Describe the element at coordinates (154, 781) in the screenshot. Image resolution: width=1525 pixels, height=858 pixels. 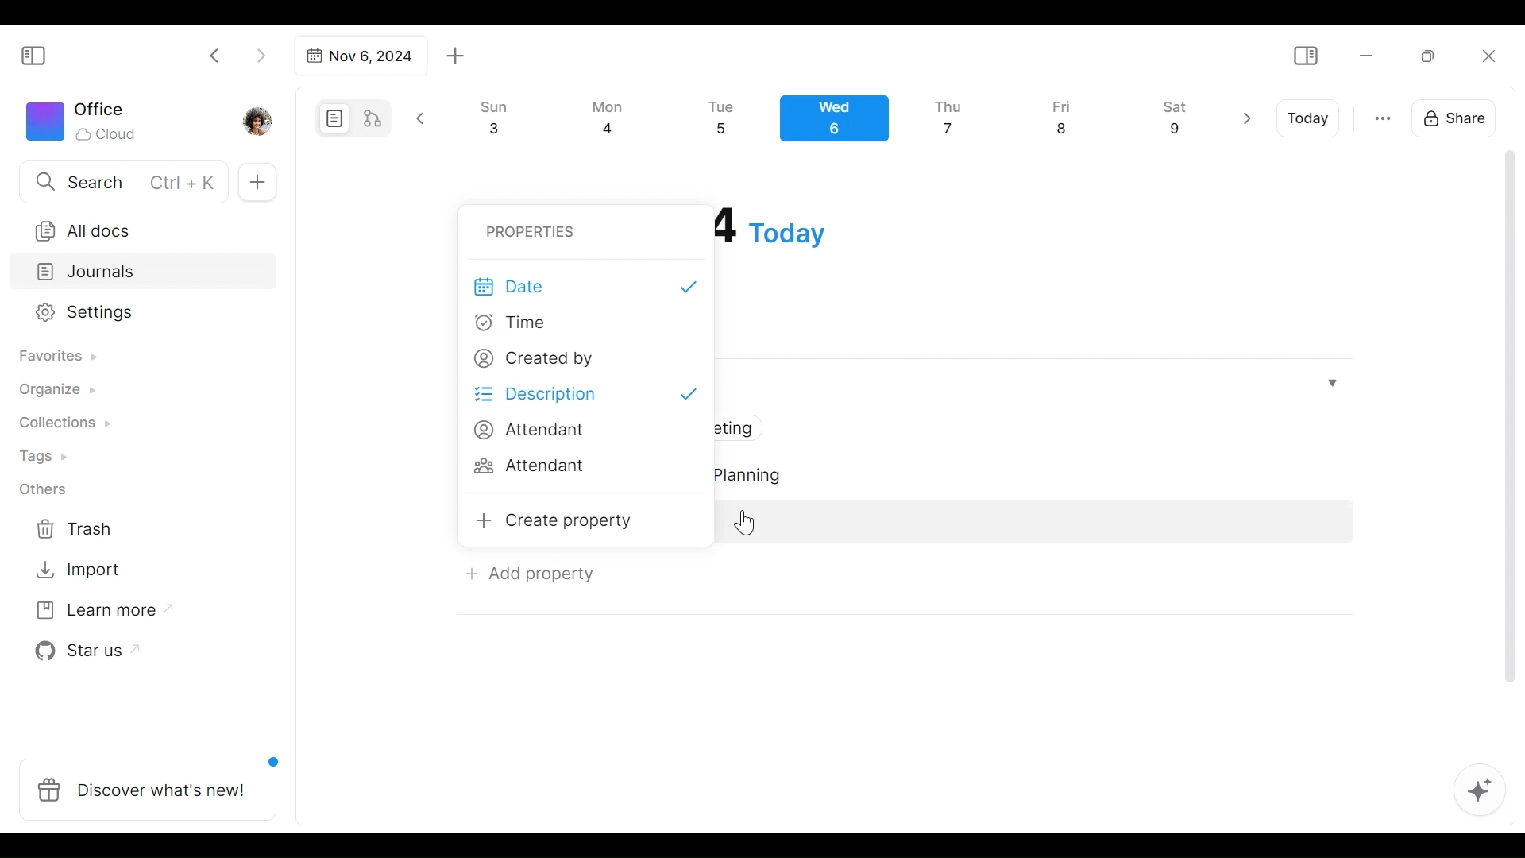
I see `Discover what's new` at that location.